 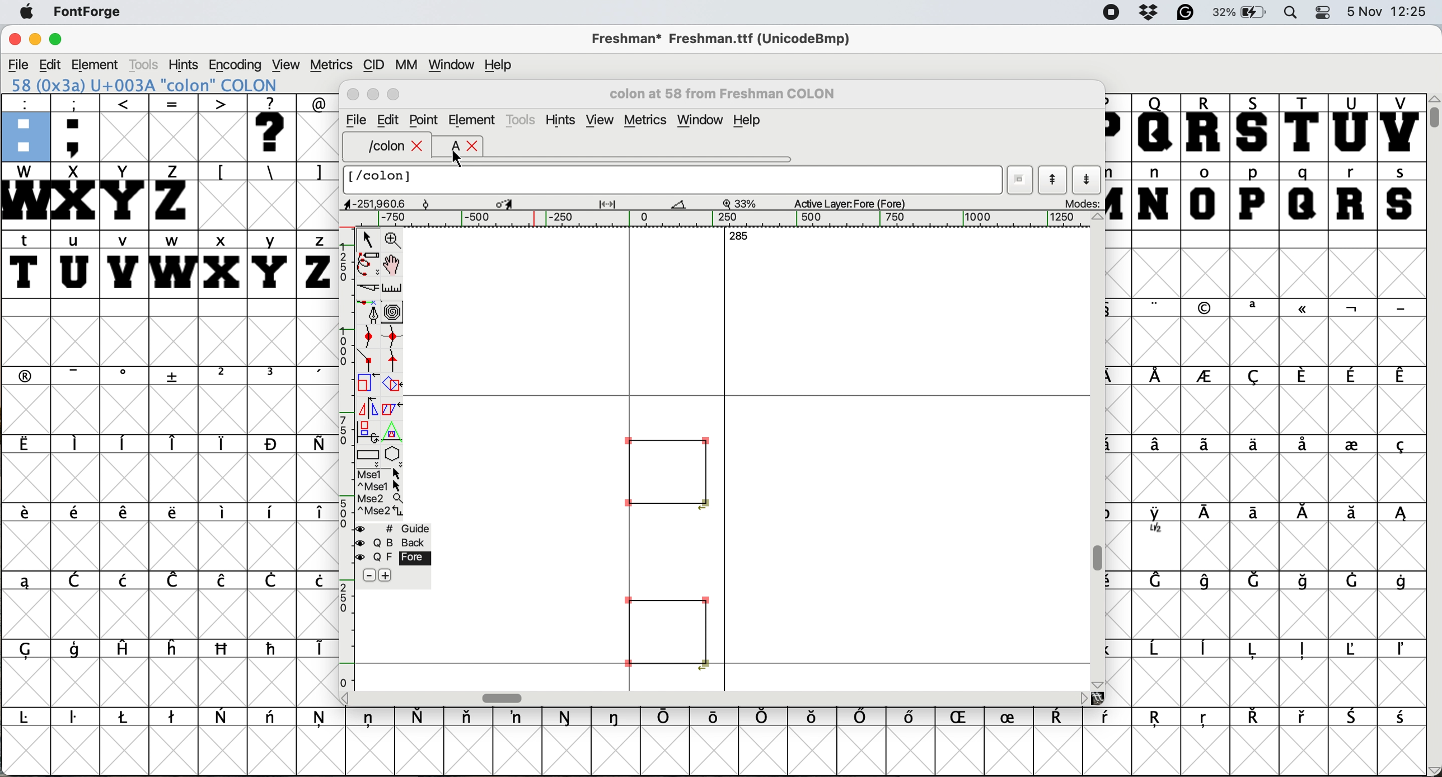 I want to click on edit, so click(x=50, y=64).